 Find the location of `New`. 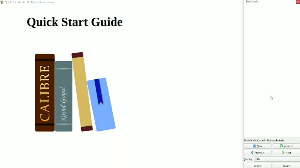

New is located at coordinates (258, 146).